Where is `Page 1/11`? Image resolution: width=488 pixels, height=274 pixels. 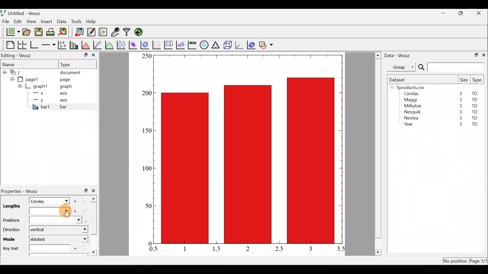 Page 1/11 is located at coordinates (479, 262).